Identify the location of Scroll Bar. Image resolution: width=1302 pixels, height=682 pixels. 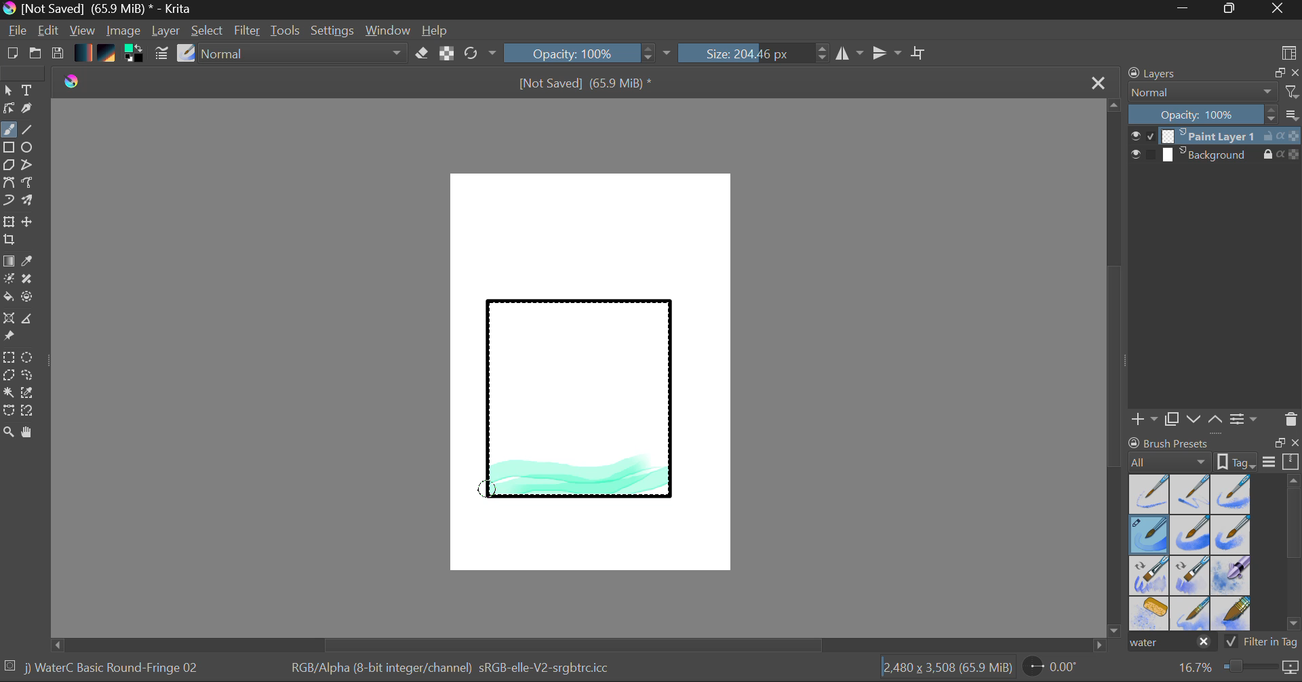
(1115, 369).